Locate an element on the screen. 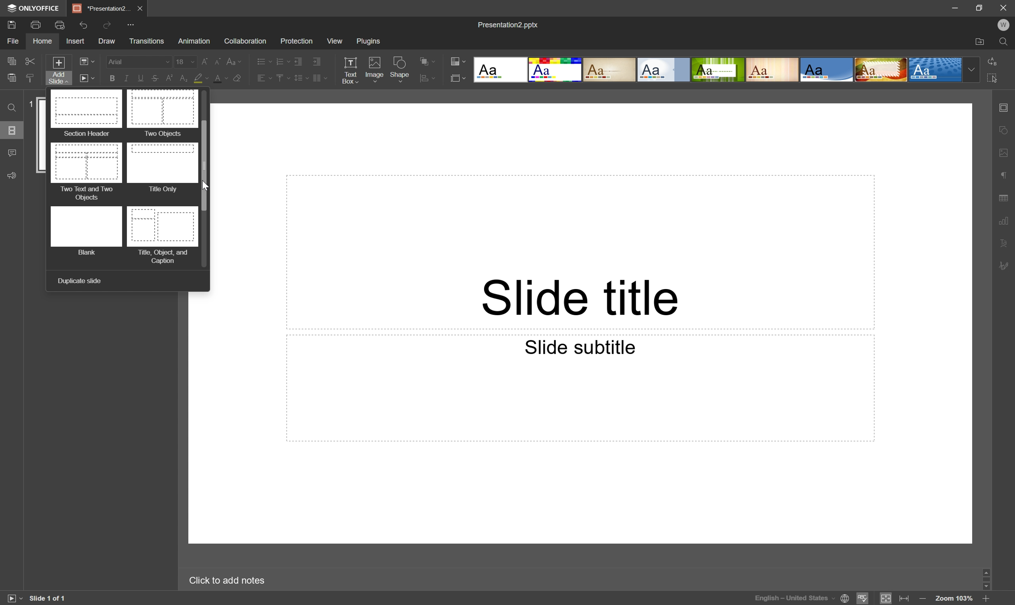 The height and width of the screenshot is (605, 1015). Vertical align is located at coordinates (280, 79).